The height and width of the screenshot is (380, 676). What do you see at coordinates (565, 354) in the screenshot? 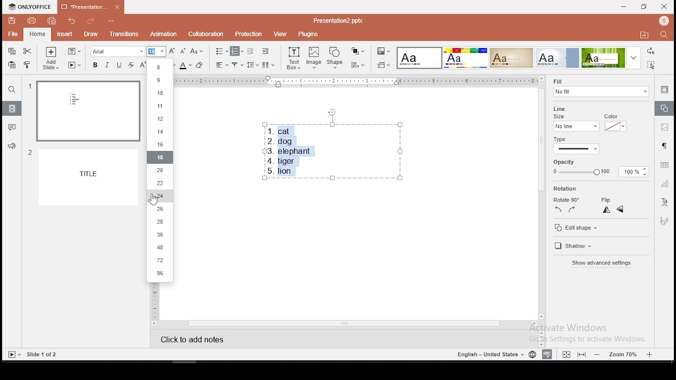
I see `fit to width` at bounding box center [565, 354].